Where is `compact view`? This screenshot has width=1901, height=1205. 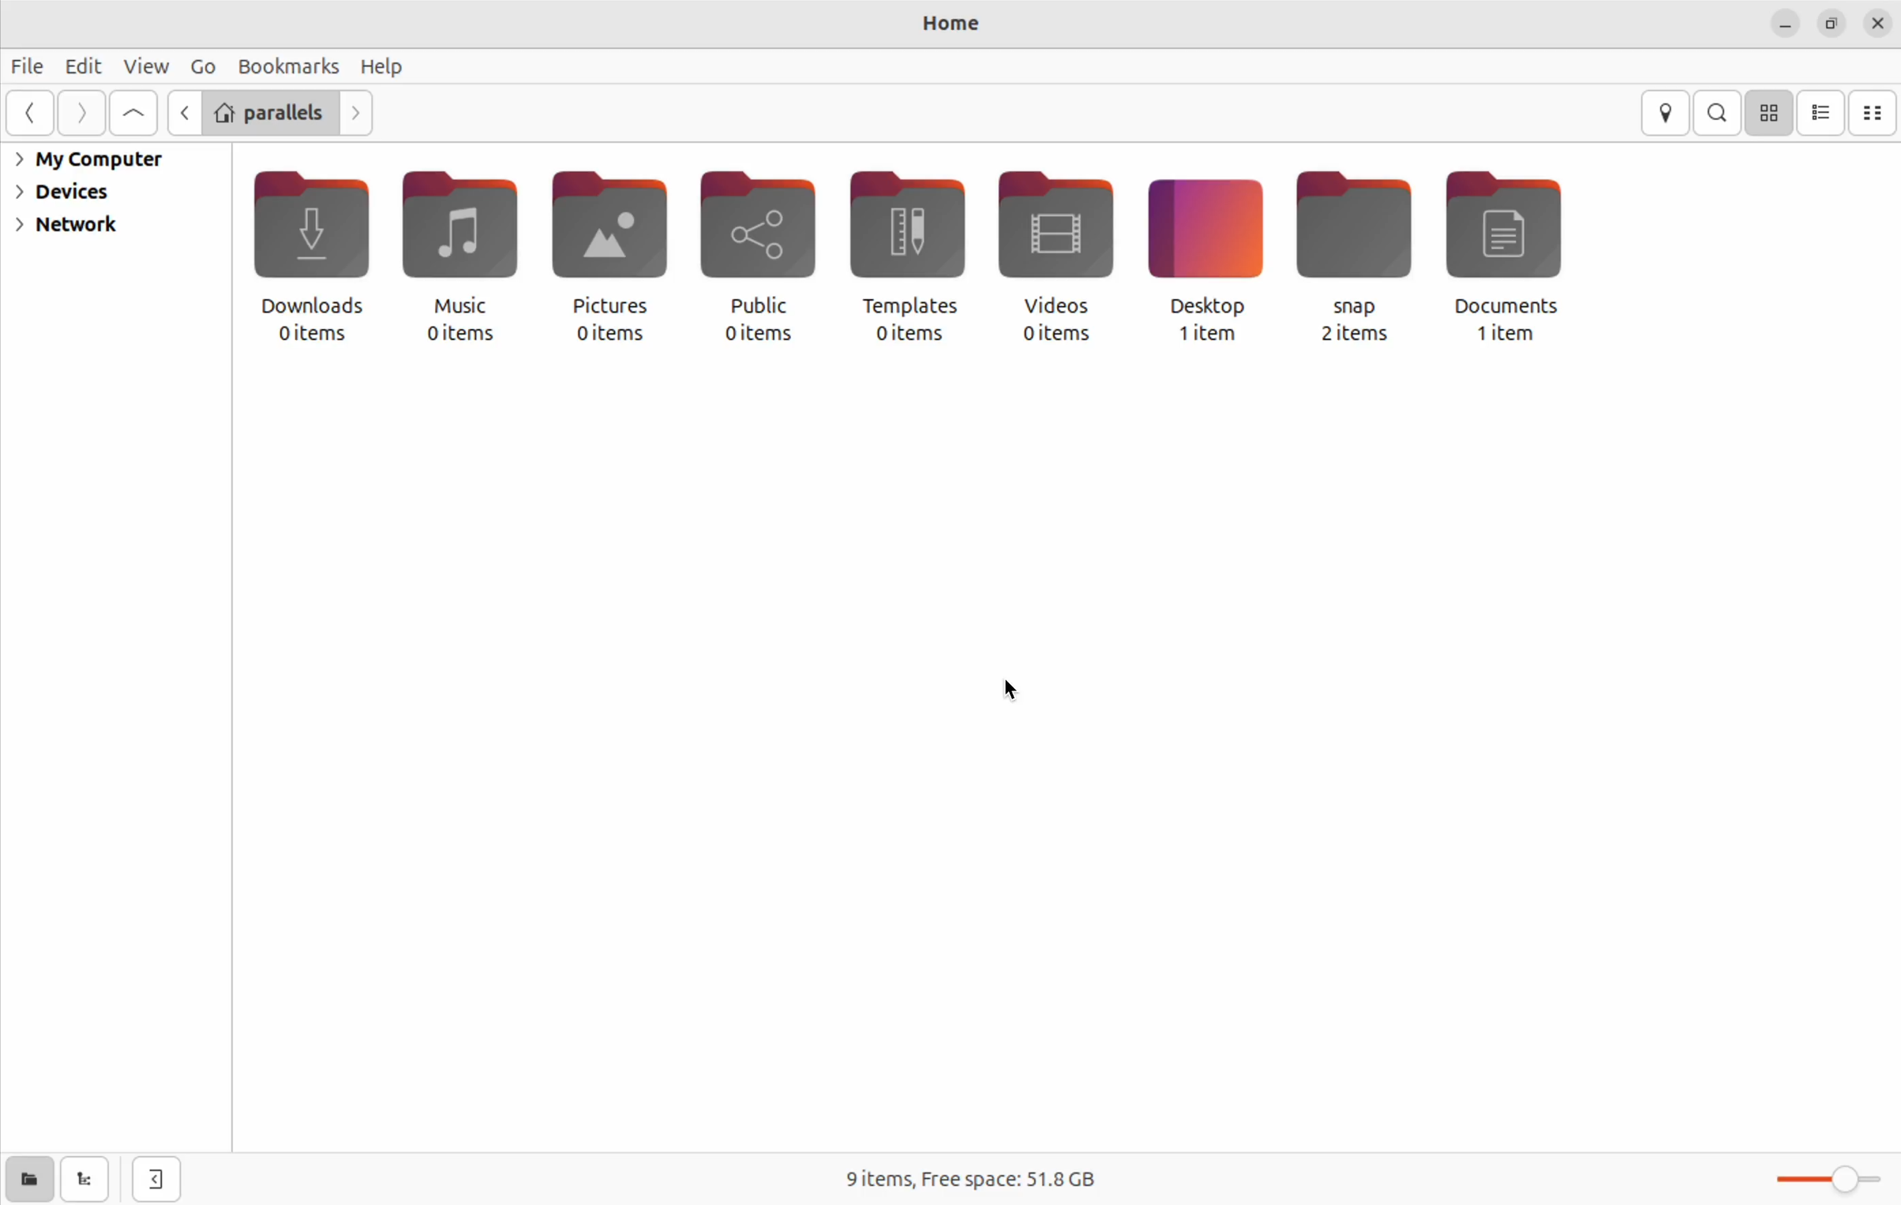
compact view is located at coordinates (1874, 112).